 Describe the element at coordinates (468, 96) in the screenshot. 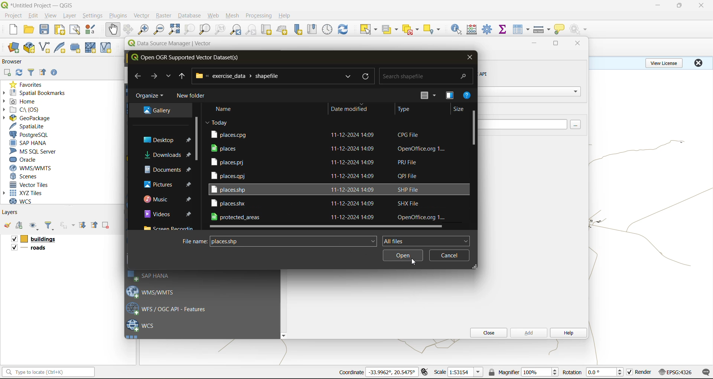

I see `help` at that location.